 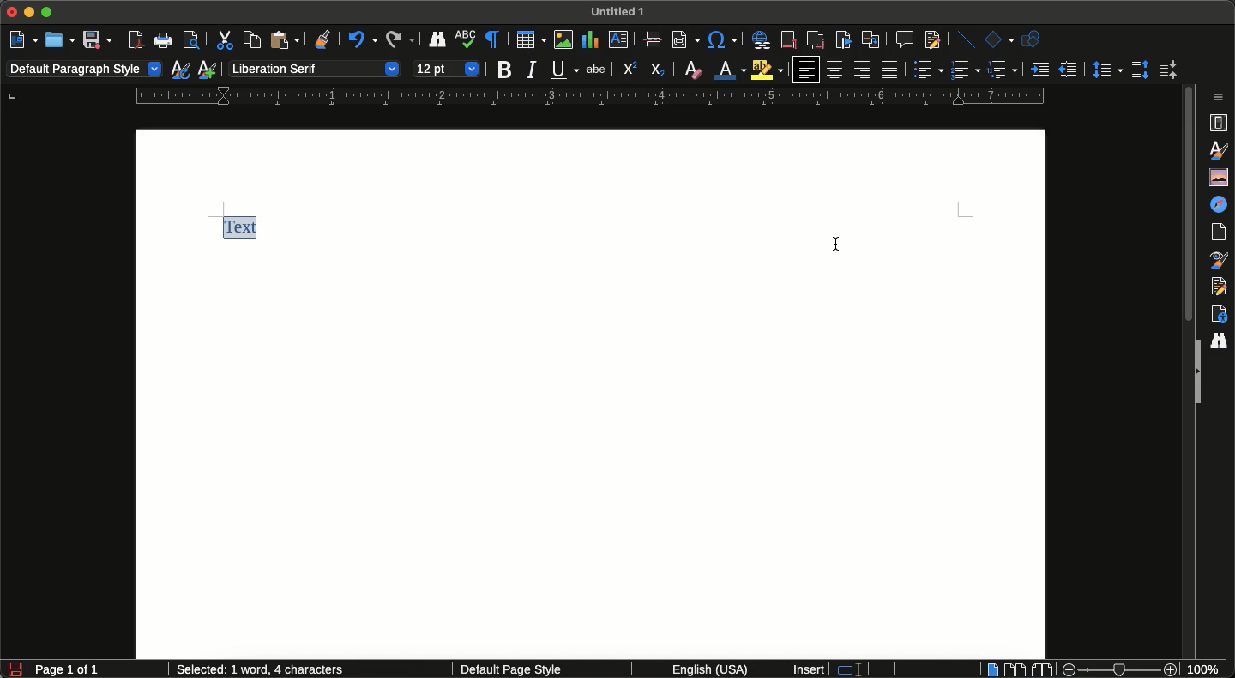 I want to click on English (USA), so click(x=703, y=669).